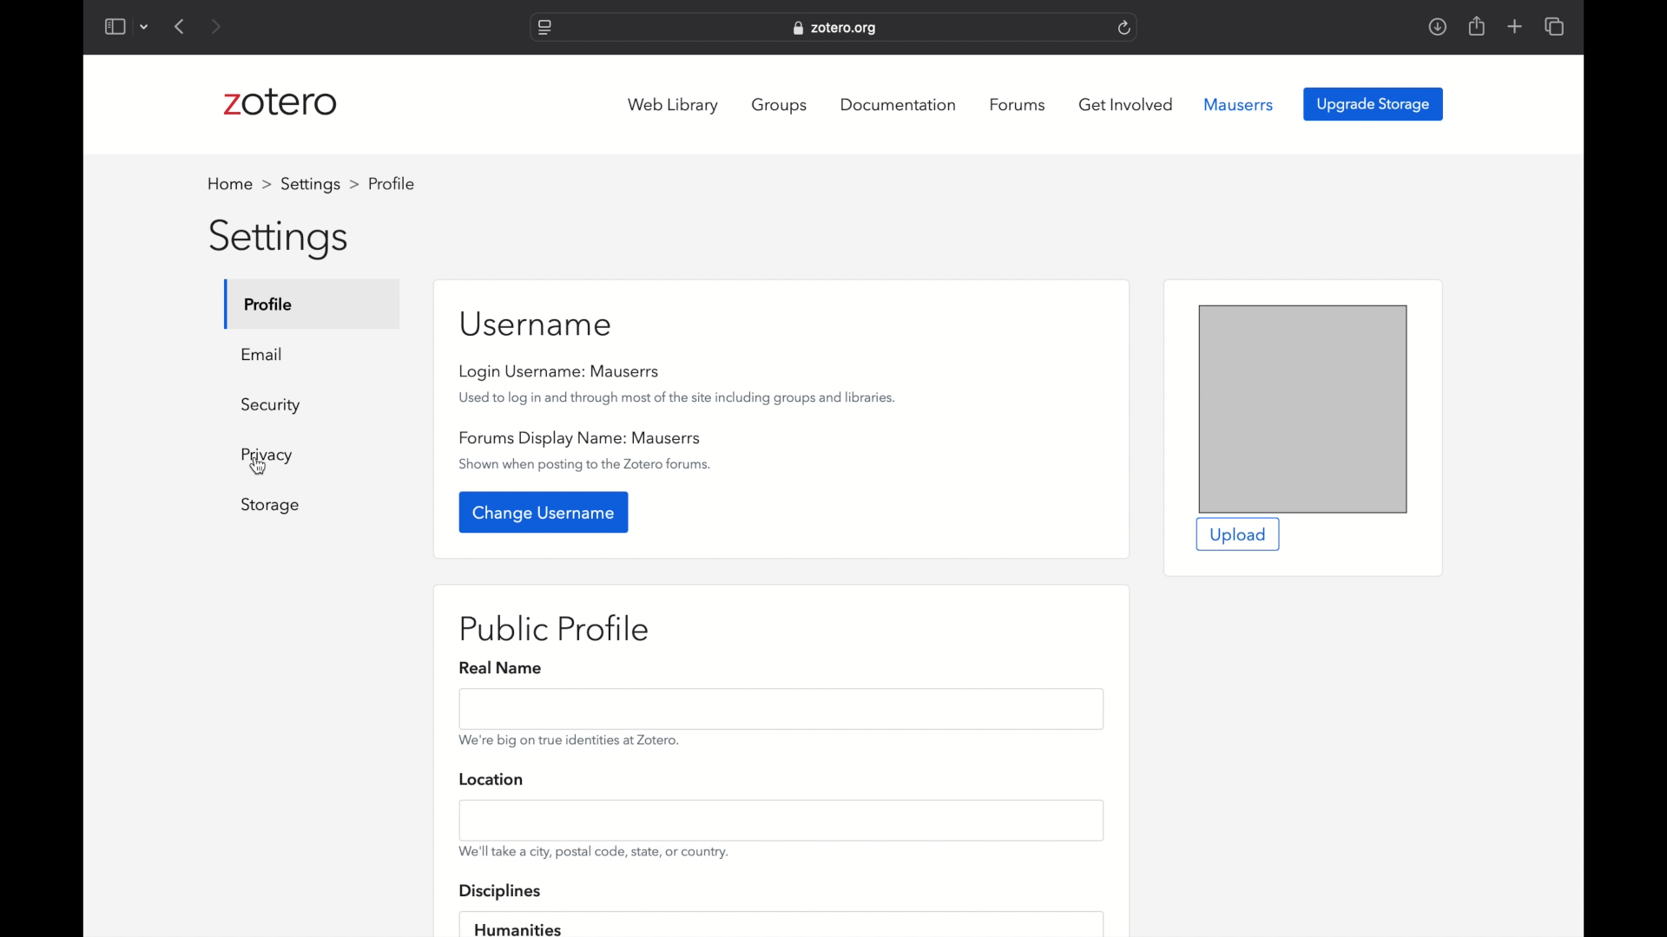 The image size is (1667, 937). What do you see at coordinates (1478, 25) in the screenshot?
I see `share` at bounding box center [1478, 25].